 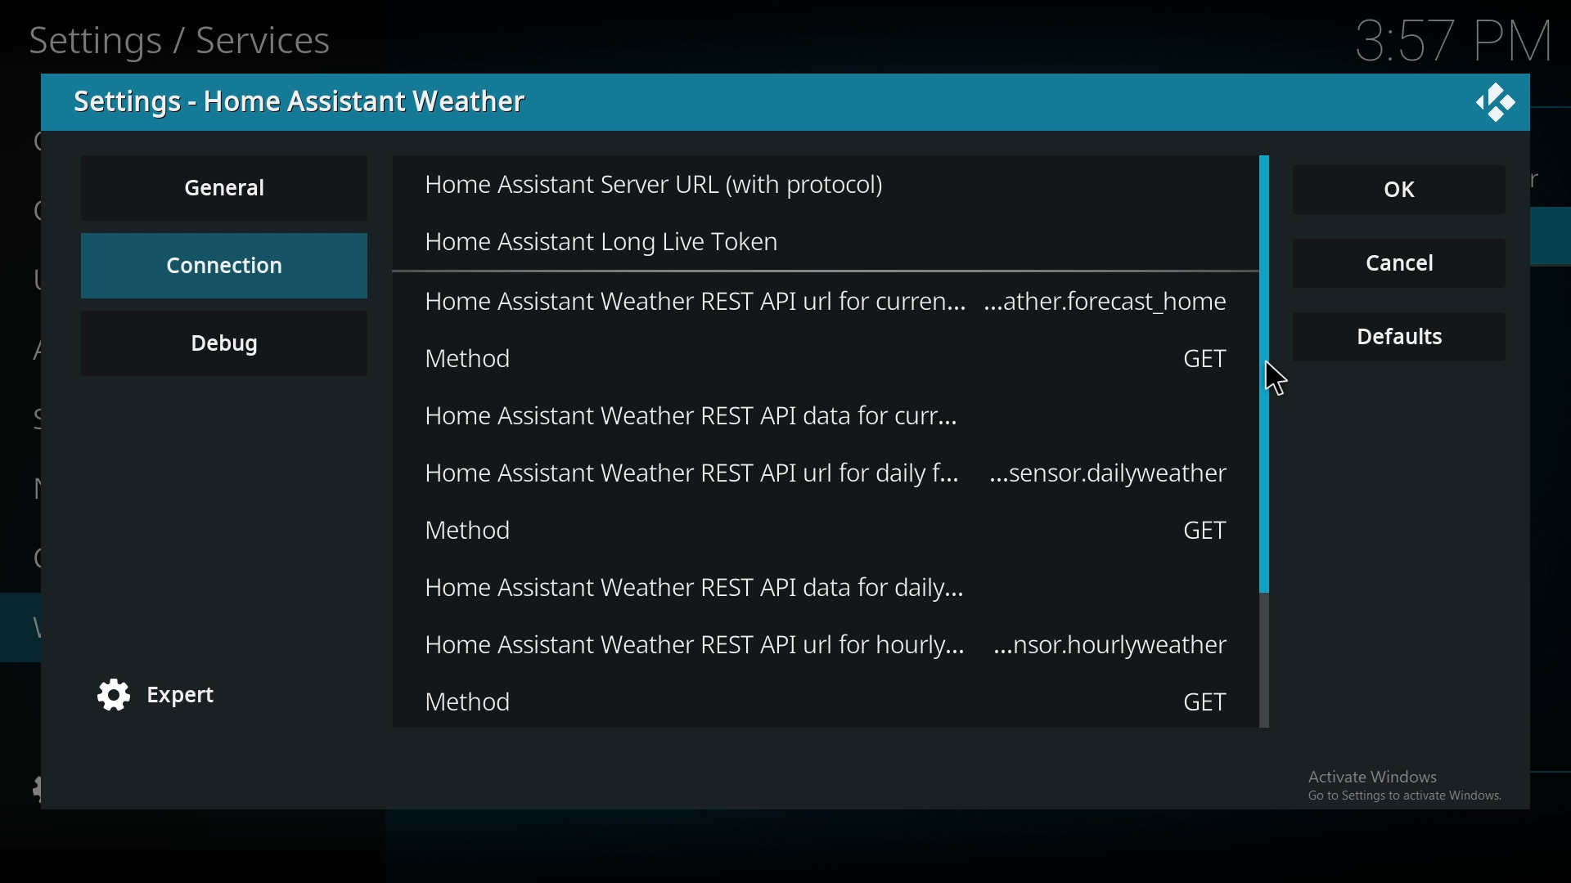 I want to click on Time, so click(x=1445, y=41).